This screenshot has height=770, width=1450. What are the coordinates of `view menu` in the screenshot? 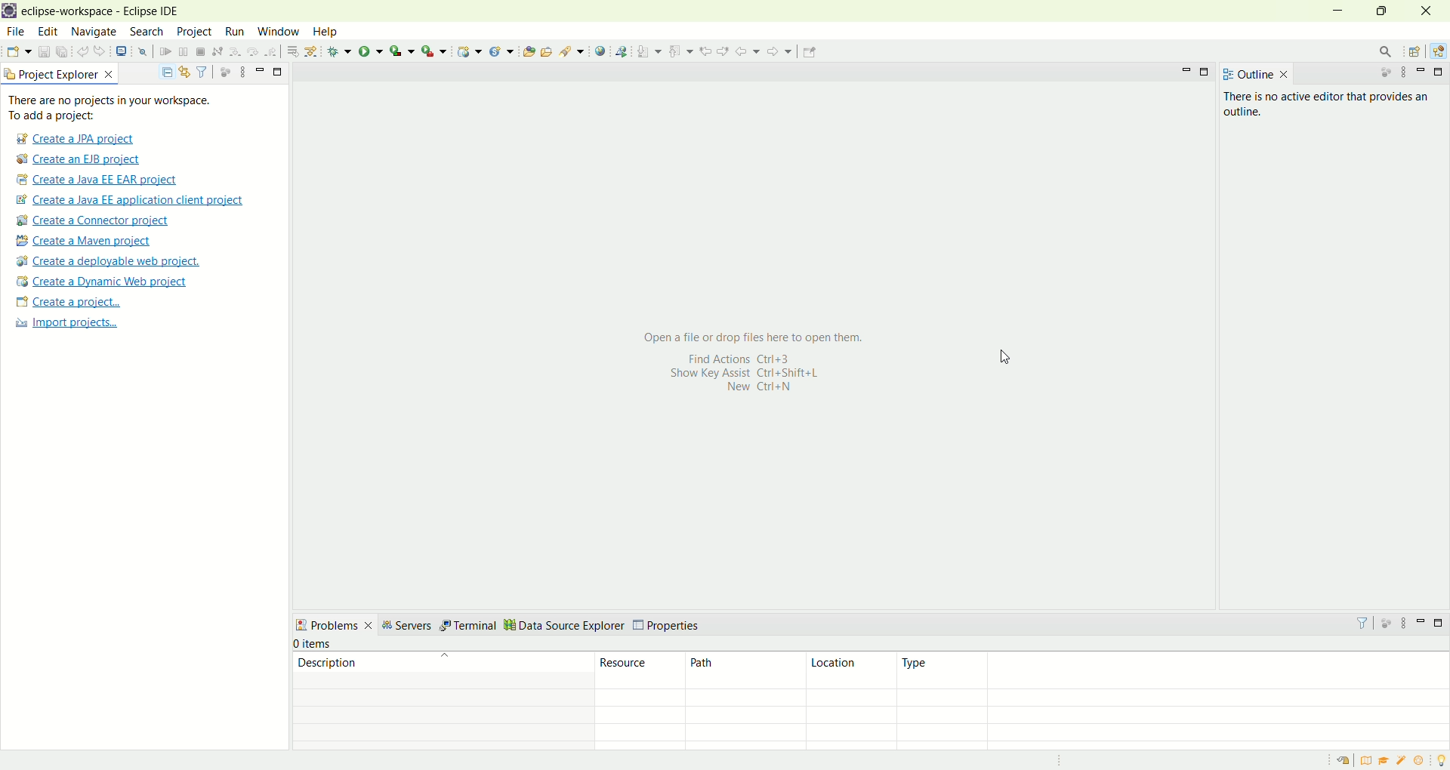 It's located at (1405, 621).